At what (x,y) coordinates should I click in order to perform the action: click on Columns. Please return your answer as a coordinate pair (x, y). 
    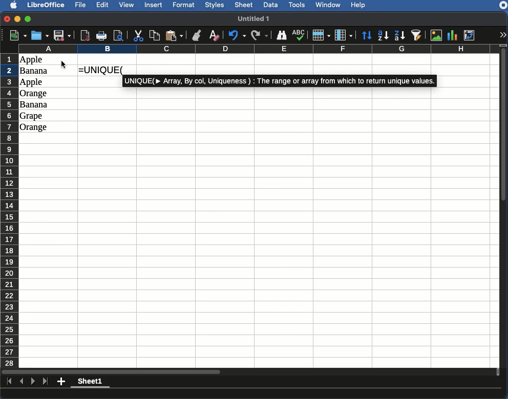
    Looking at the image, I should click on (257, 49).